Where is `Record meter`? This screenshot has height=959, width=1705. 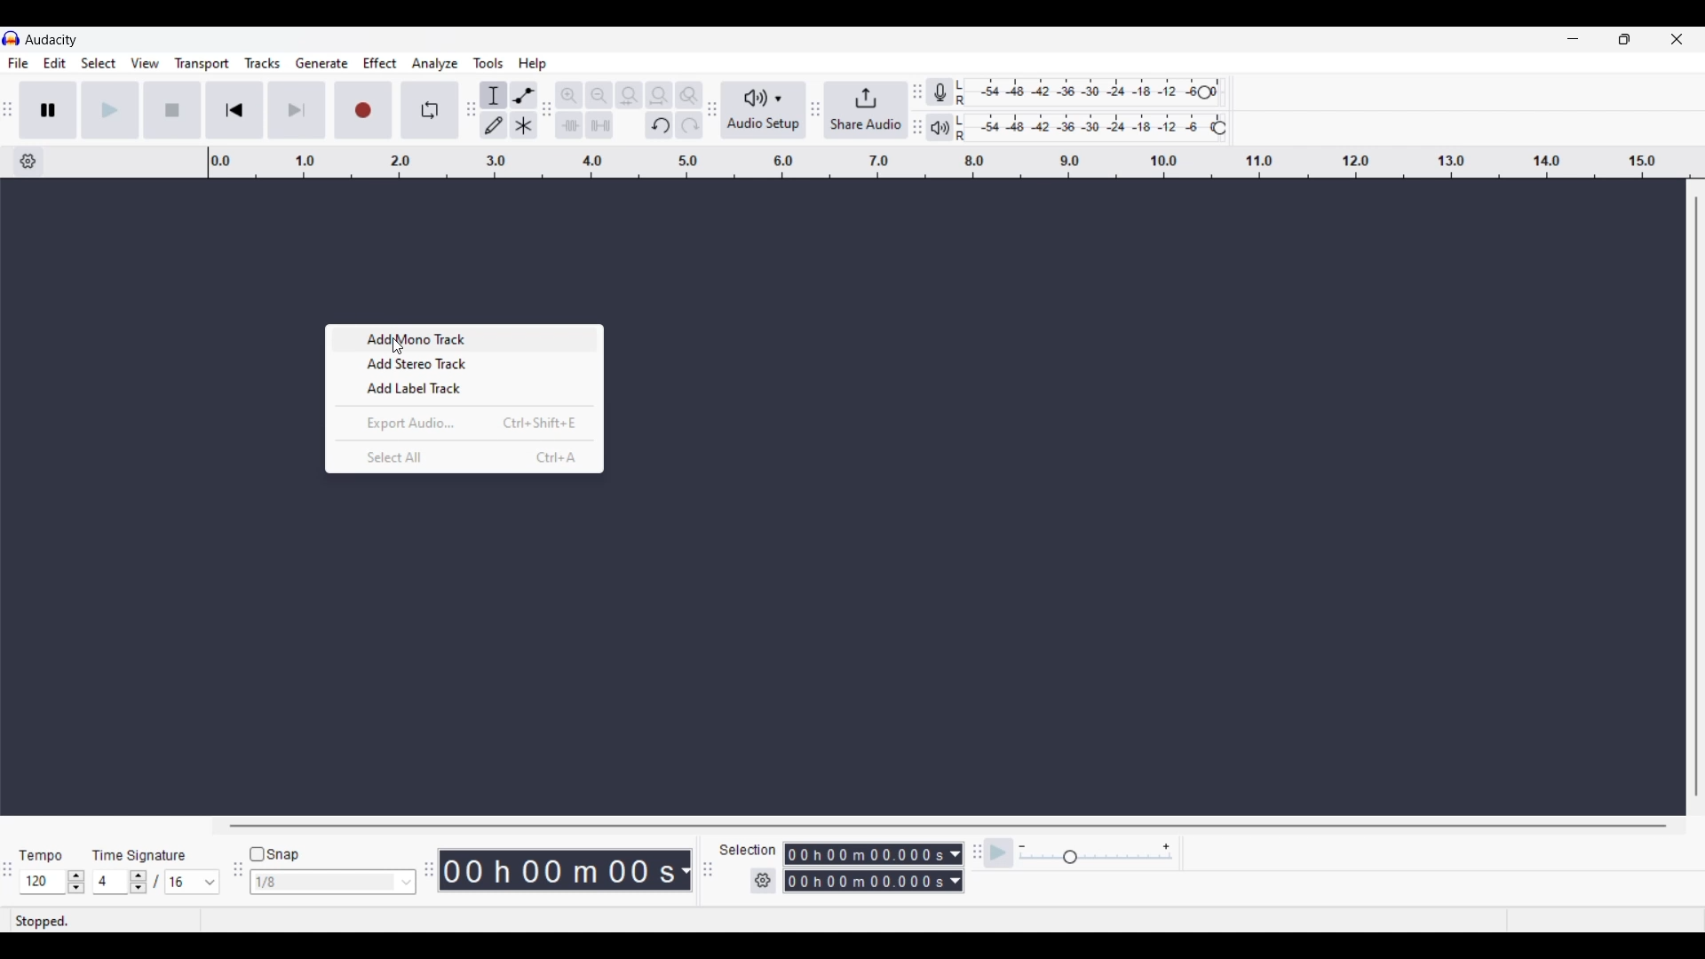 Record meter is located at coordinates (946, 92).